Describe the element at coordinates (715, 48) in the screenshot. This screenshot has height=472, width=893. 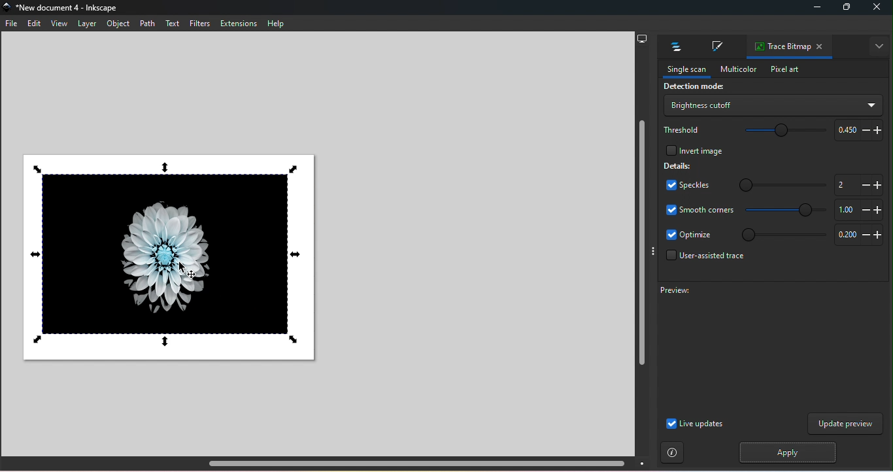
I see `Fill and stroke` at that location.